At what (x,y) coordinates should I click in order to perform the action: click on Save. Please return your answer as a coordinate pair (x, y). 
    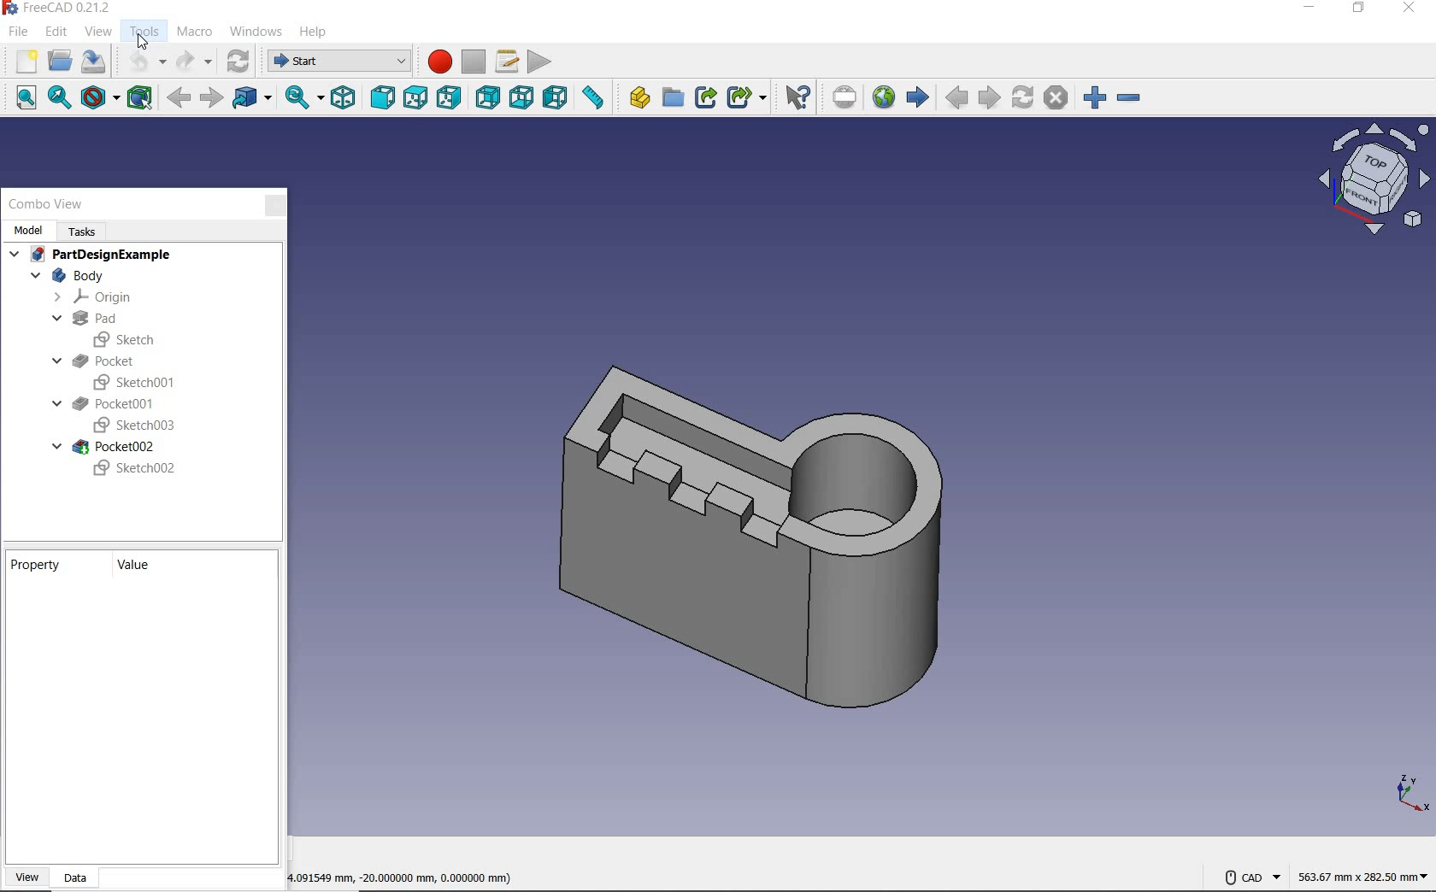
    Looking at the image, I should click on (92, 61).